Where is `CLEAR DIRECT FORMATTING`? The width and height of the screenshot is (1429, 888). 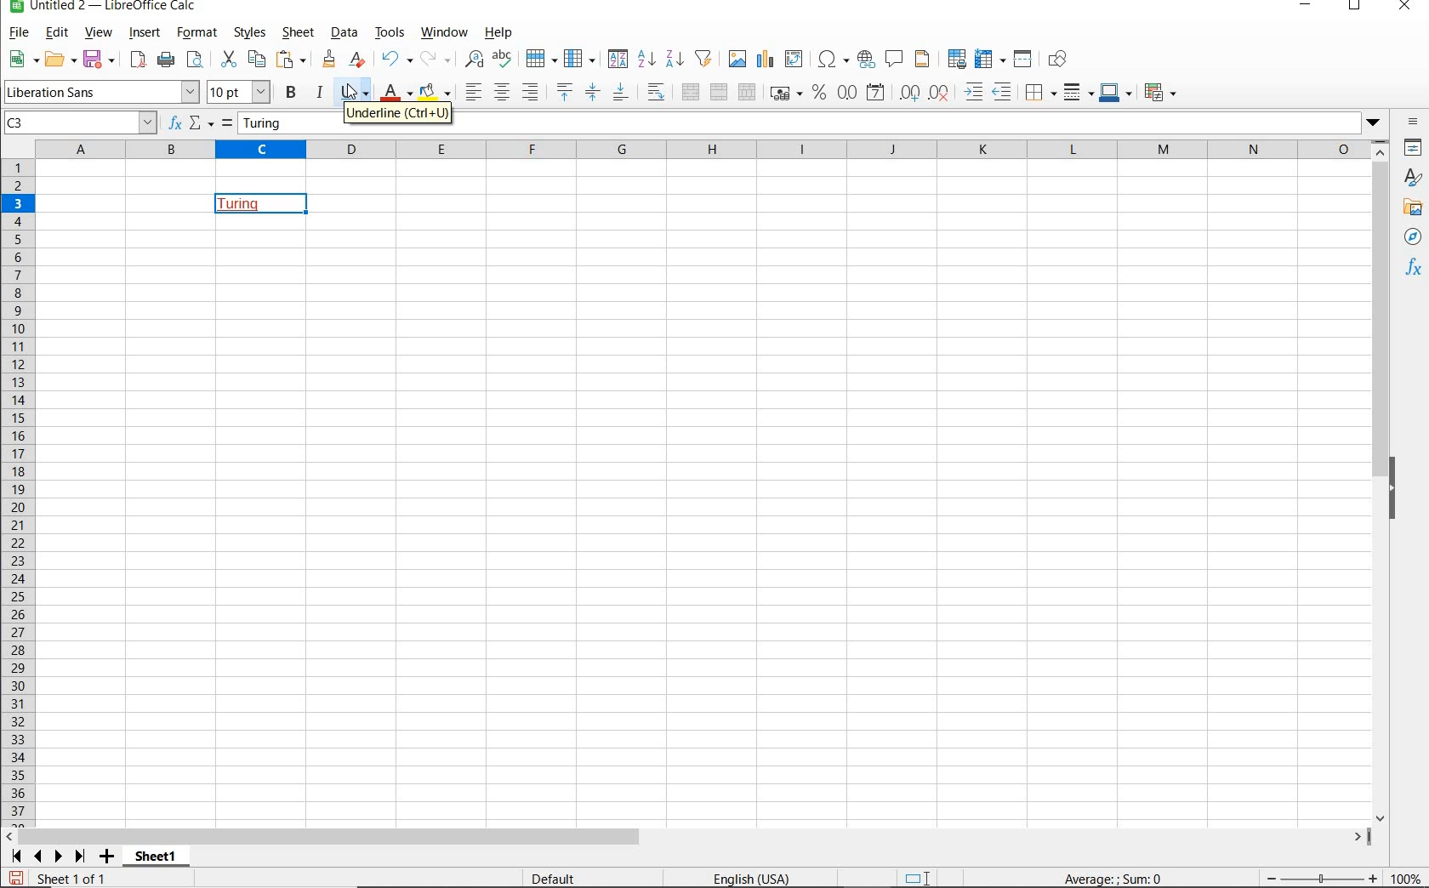 CLEAR DIRECT FORMATTING is located at coordinates (356, 61).